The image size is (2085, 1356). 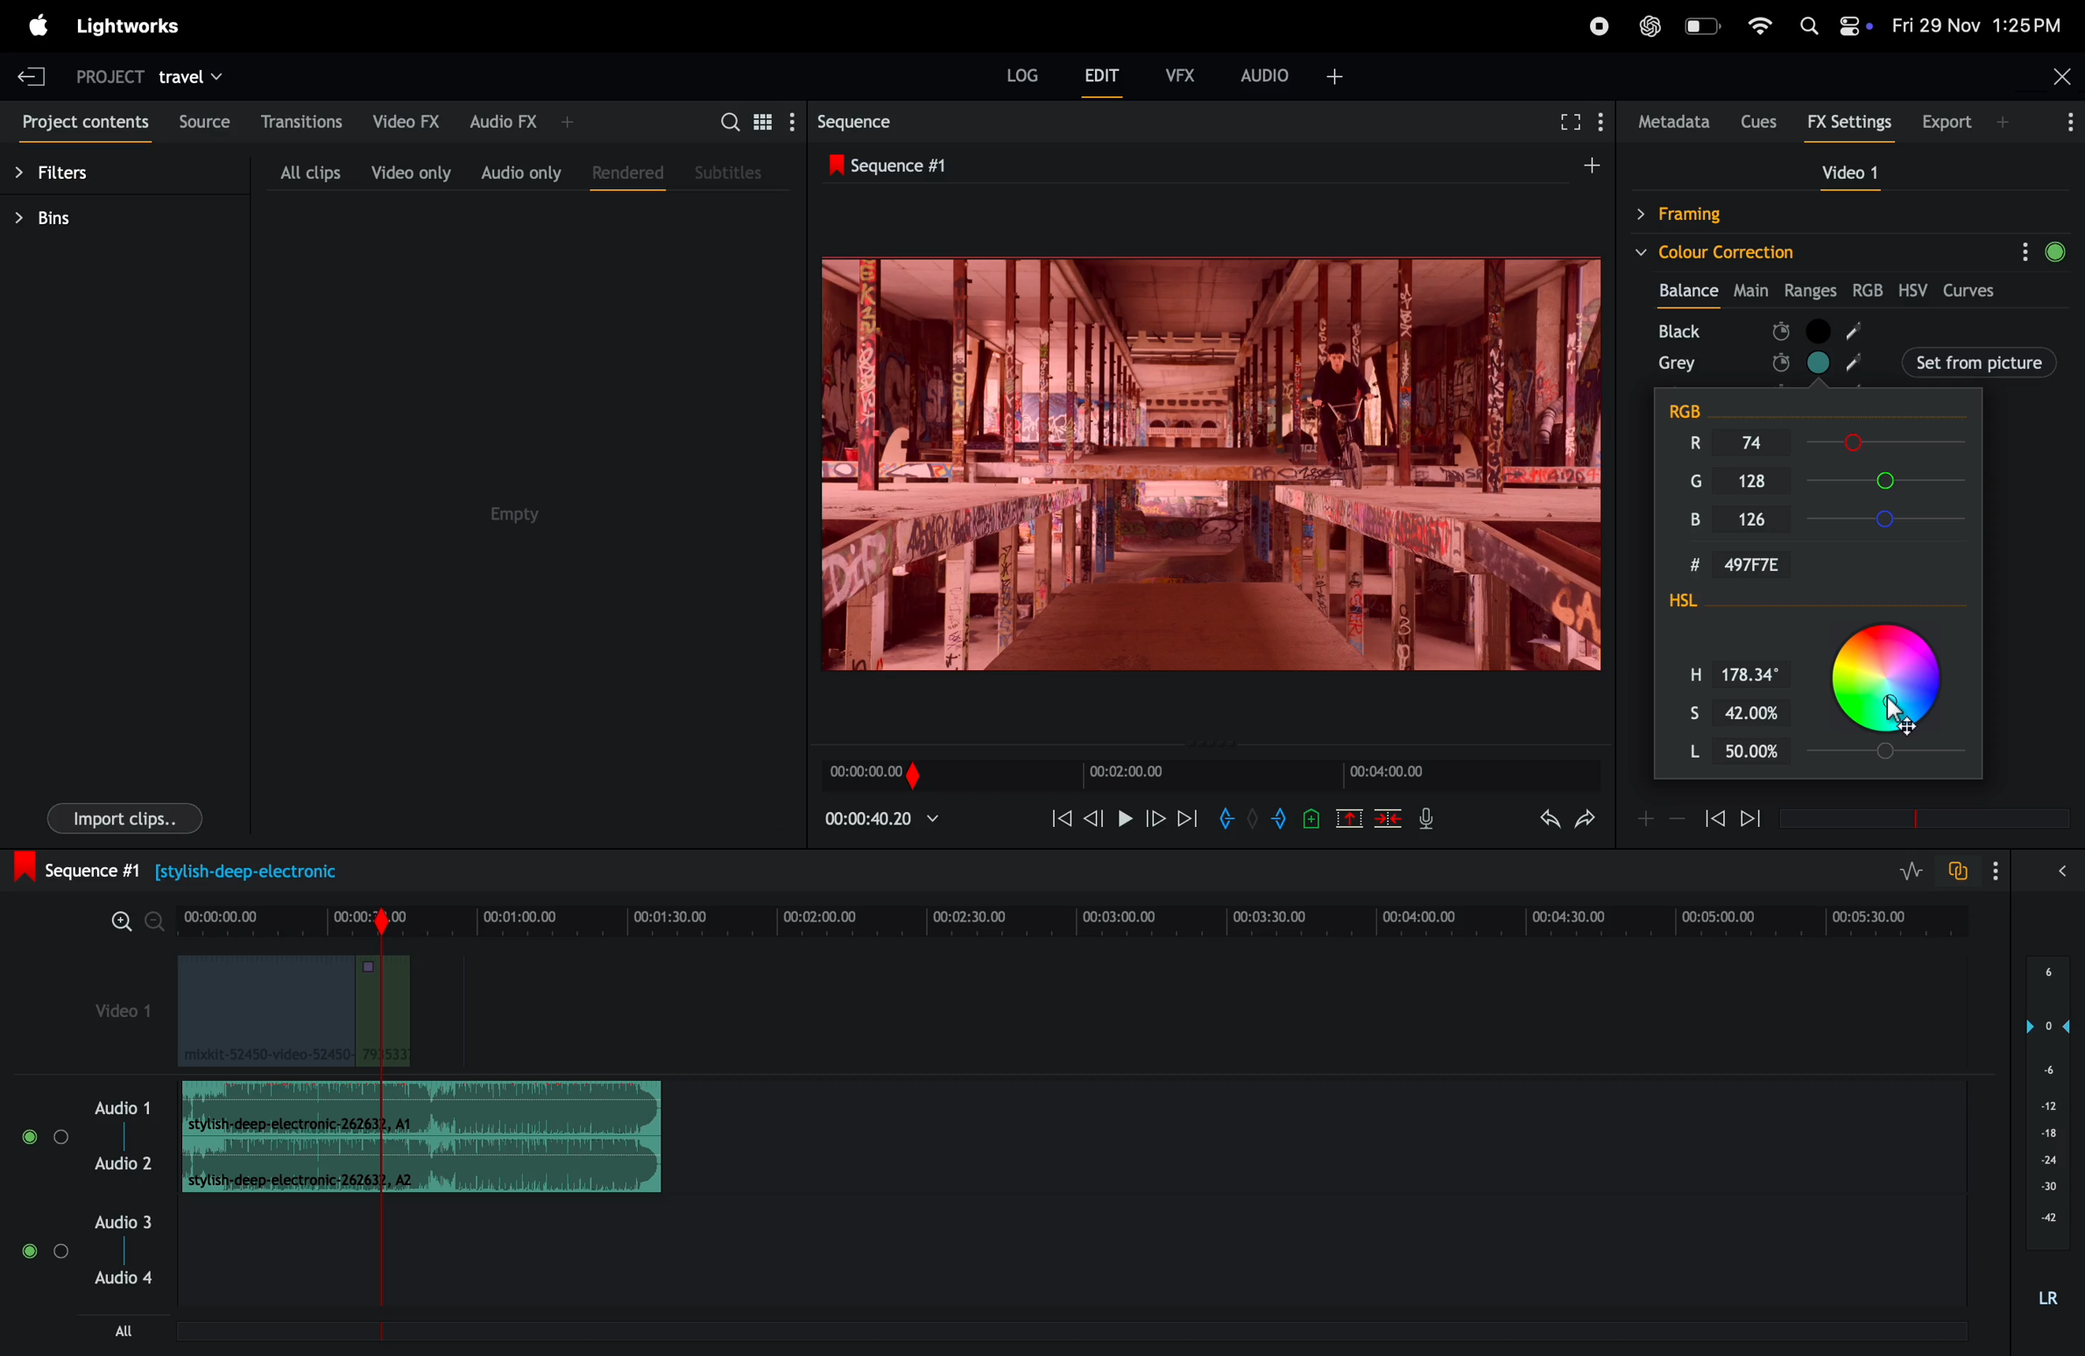 What do you see at coordinates (1704, 406) in the screenshot?
I see `RGB` at bounding box center [1704, 406].